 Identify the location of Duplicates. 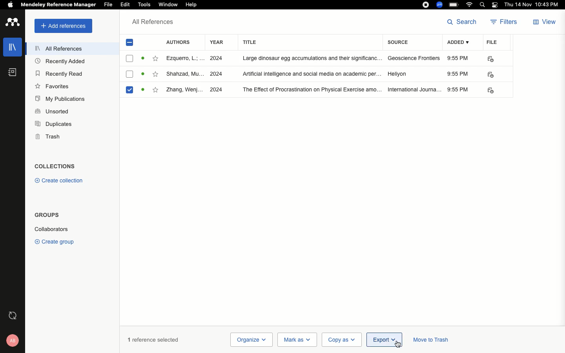
(54, 125).